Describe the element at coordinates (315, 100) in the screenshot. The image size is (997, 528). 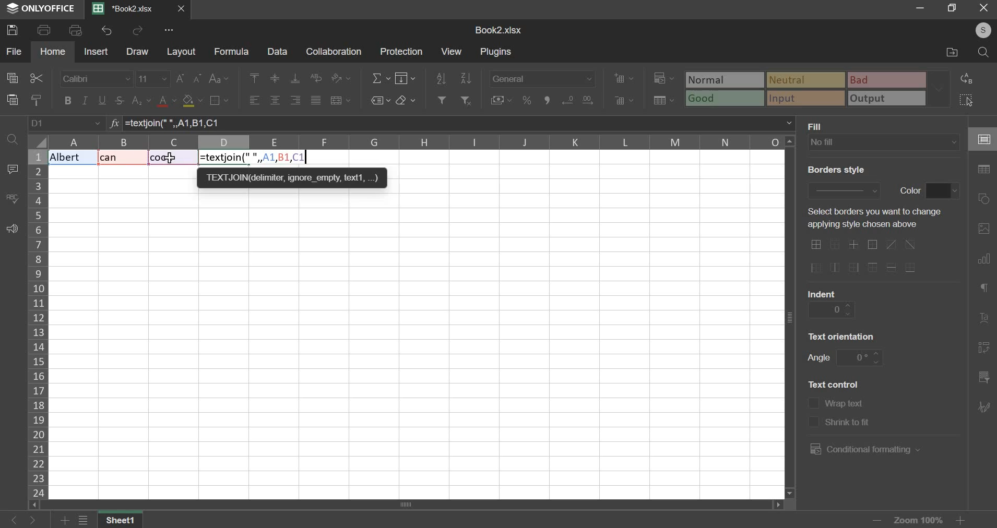
I see `justified` at that location.